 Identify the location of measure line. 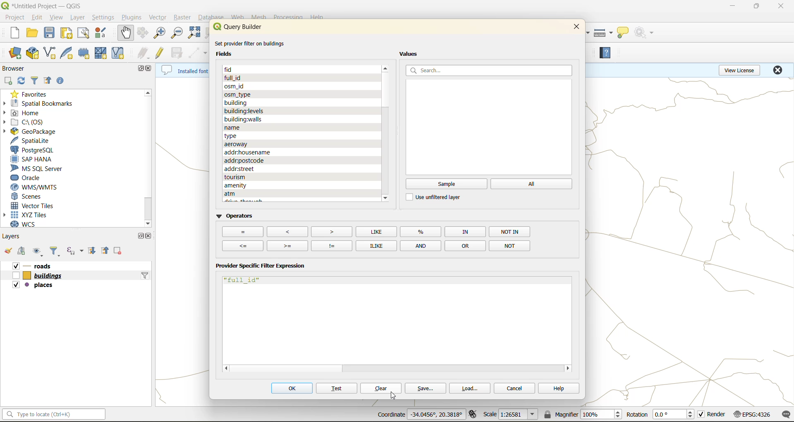
(603, 32).